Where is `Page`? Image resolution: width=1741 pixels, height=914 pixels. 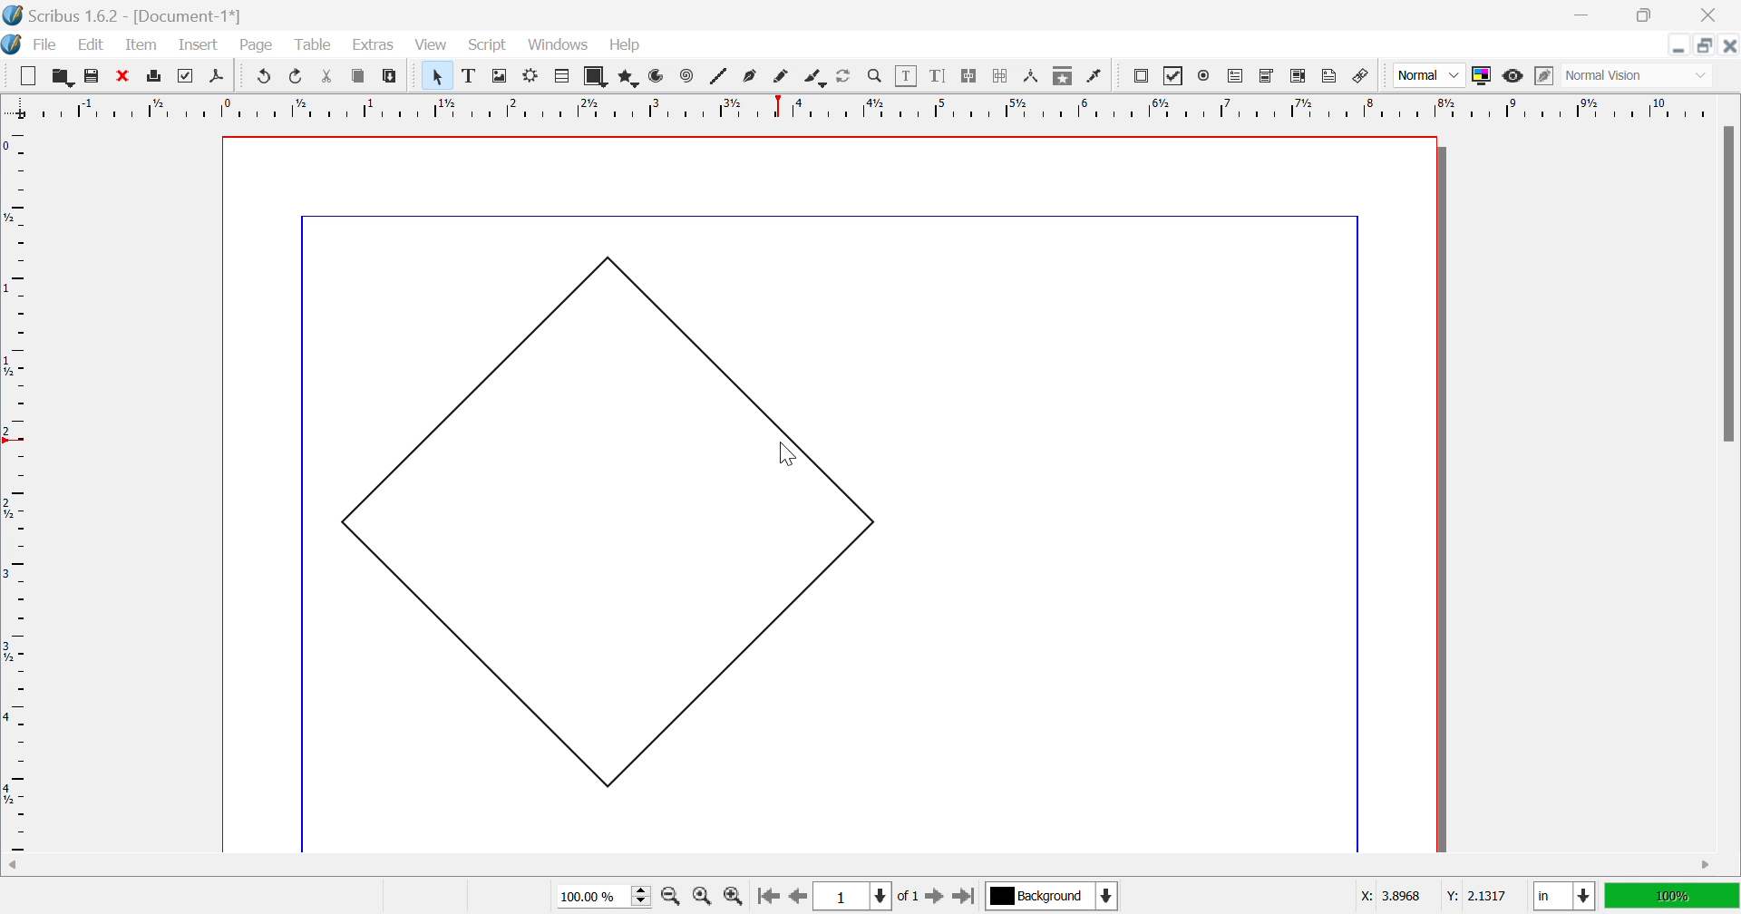
Page is located at coordinates (255, 45).